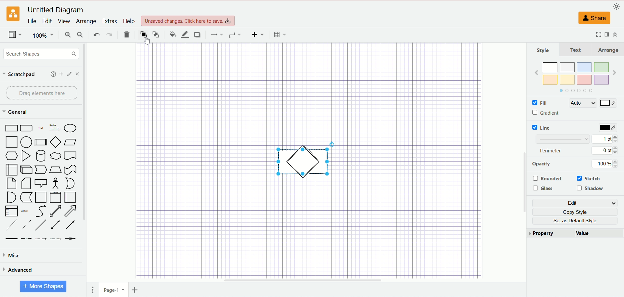  What do you see at coordinates (79, 35) in the screenshot?
I see `zoom out` at bounding box center [79, 35].